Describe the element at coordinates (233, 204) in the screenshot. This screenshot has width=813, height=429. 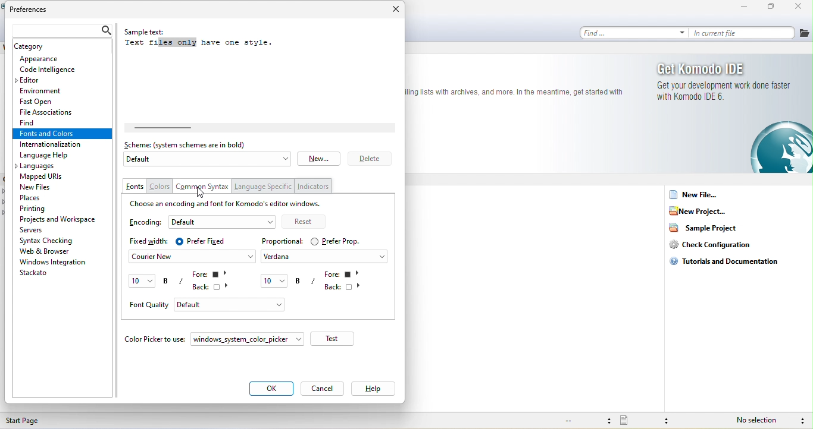
I see `choose an encoding and font for komodo editor windows` at that location.